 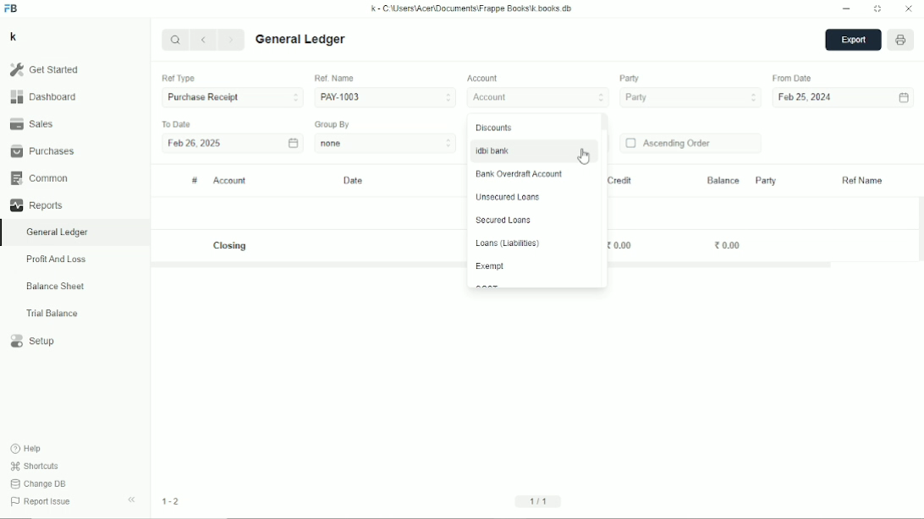 What do you see at coordinates (333, 124) in the screenshot?
I see `Group by` at bounding box center [333, 124].